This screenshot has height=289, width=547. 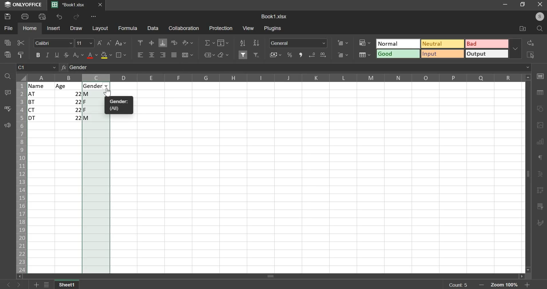 I want to click on spell check, so click(x=7, y=109).